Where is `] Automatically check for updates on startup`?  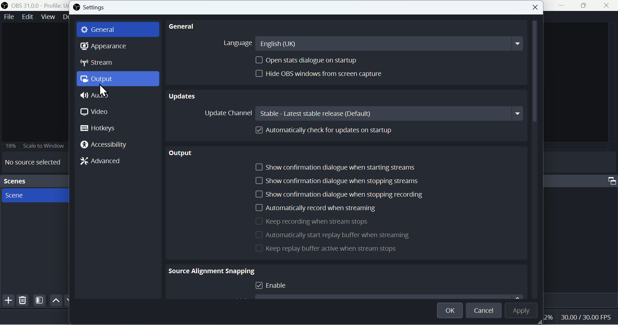 ] Automatically check for updates on startup is located at coordinates (323, 130).